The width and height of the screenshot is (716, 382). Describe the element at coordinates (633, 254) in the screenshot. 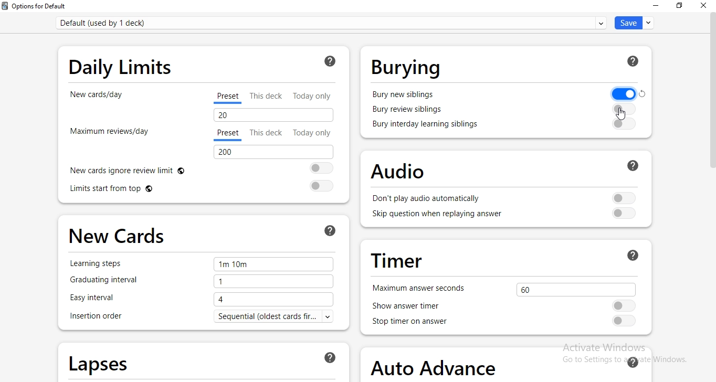

I see `ask` at that location.